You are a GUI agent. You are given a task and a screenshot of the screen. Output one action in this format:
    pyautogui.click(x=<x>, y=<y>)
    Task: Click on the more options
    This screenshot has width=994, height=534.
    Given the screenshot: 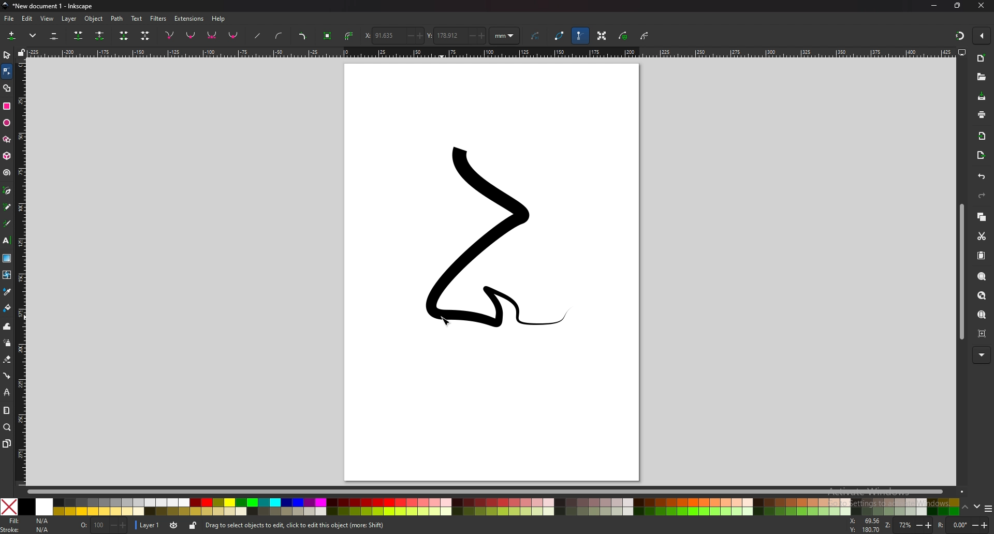 What is the action you would take?
    pyautogui.click(x=33, y=36)
    